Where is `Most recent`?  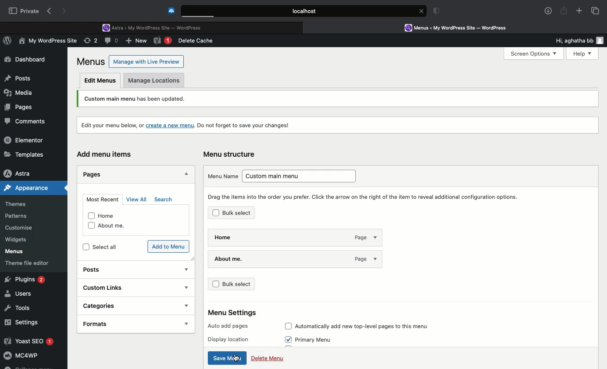
Most recent is located at coordinates (101, 198).